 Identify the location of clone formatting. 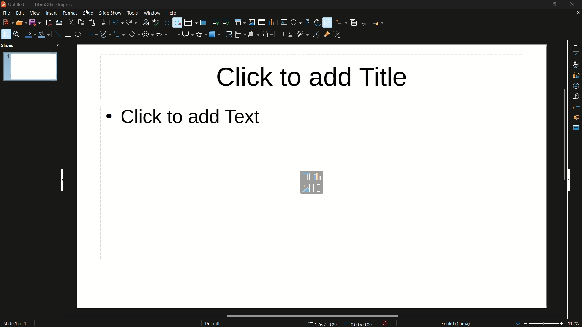
(103, 22).